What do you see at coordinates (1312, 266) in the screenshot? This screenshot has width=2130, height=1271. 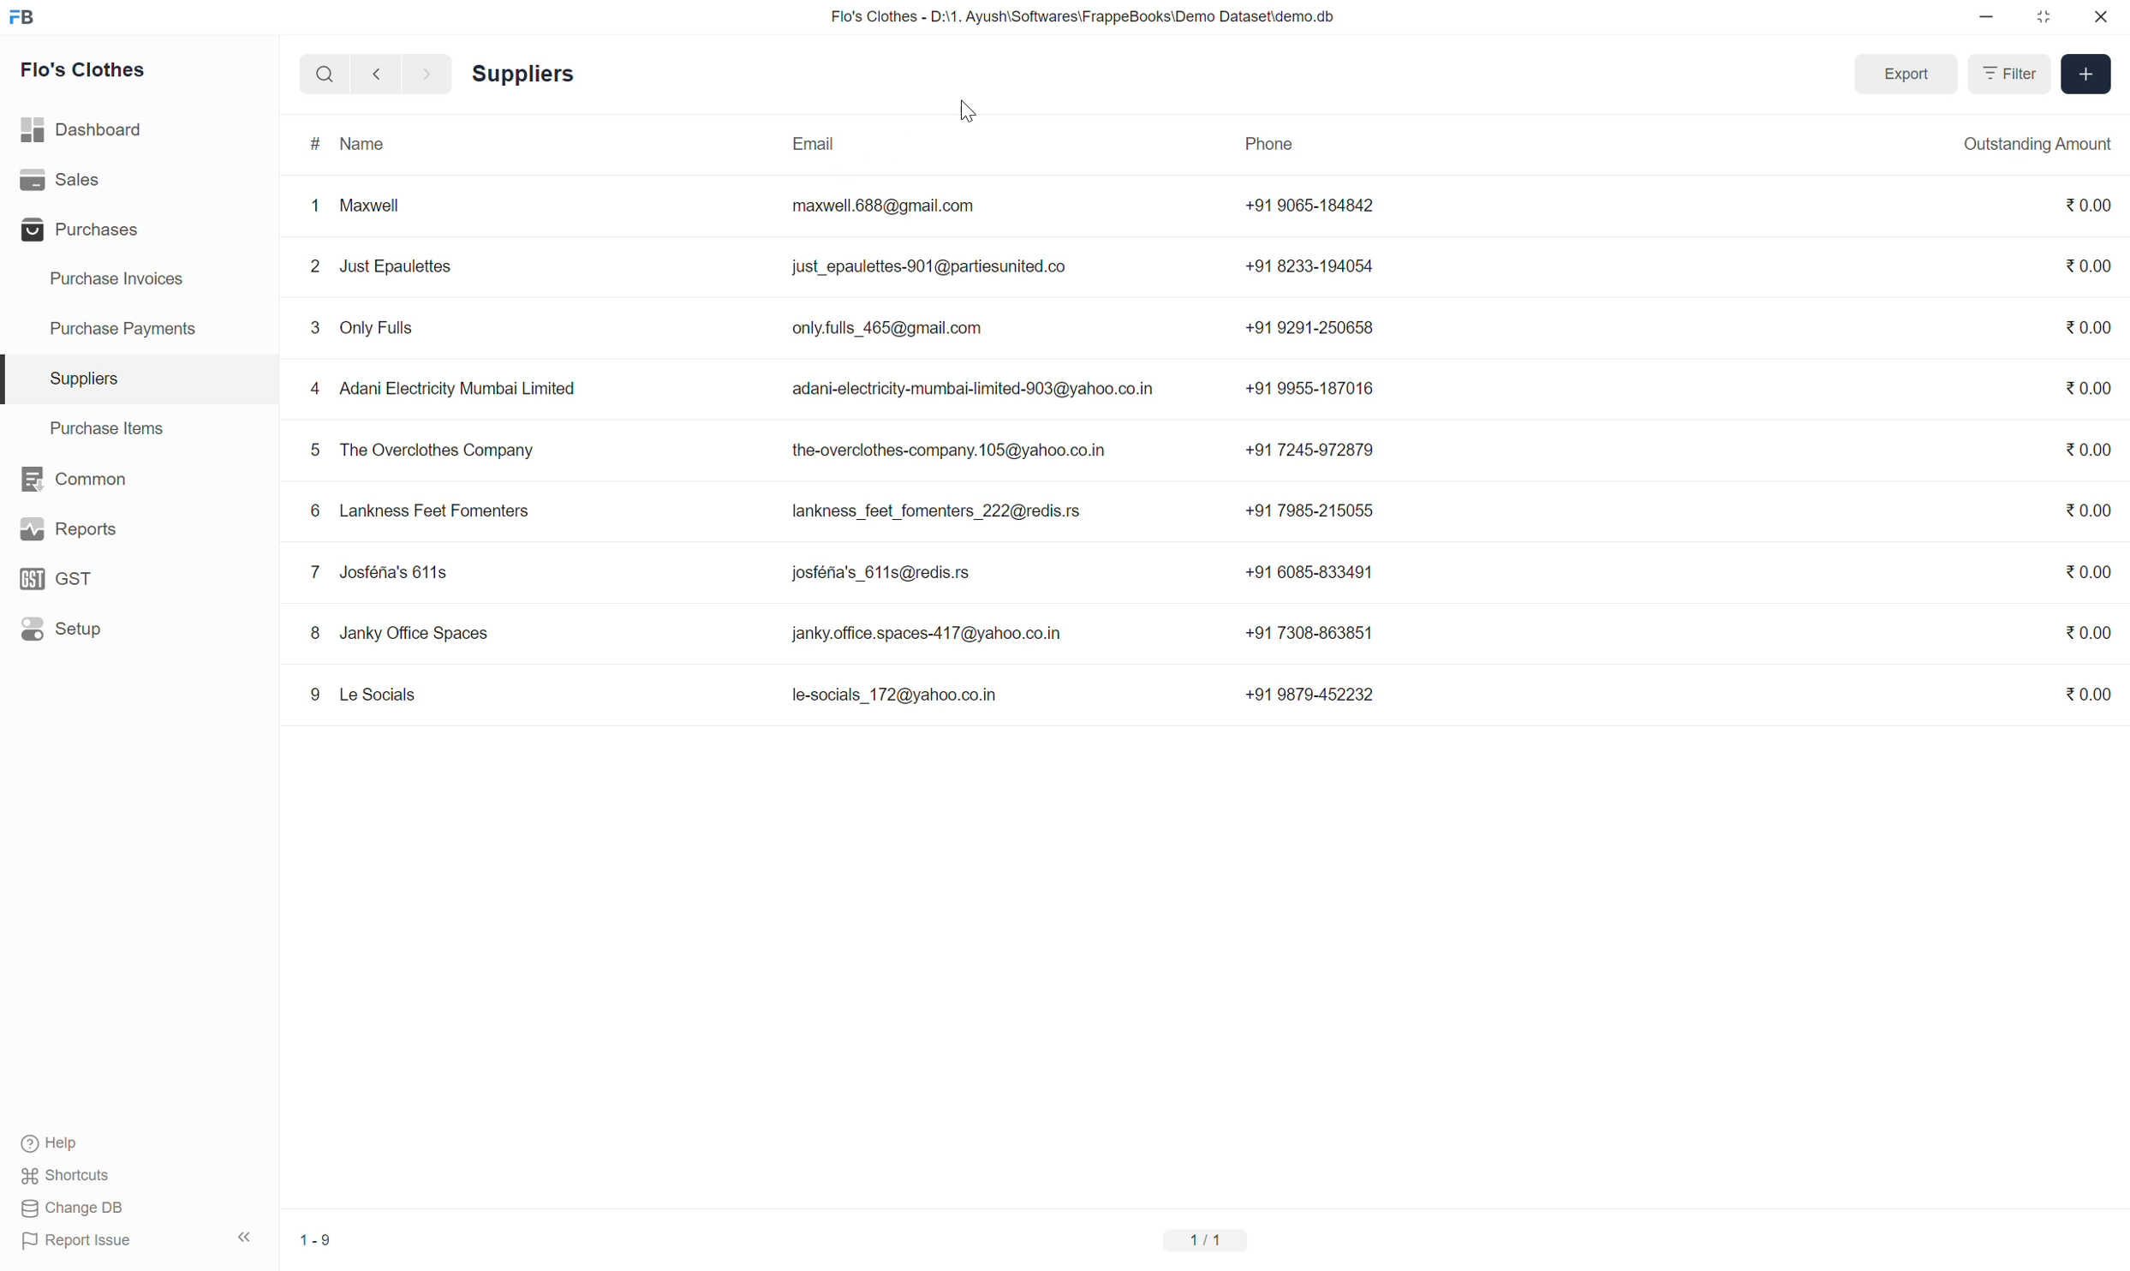 I see `+91 8233-194054` at bounding box center [1312, 266].